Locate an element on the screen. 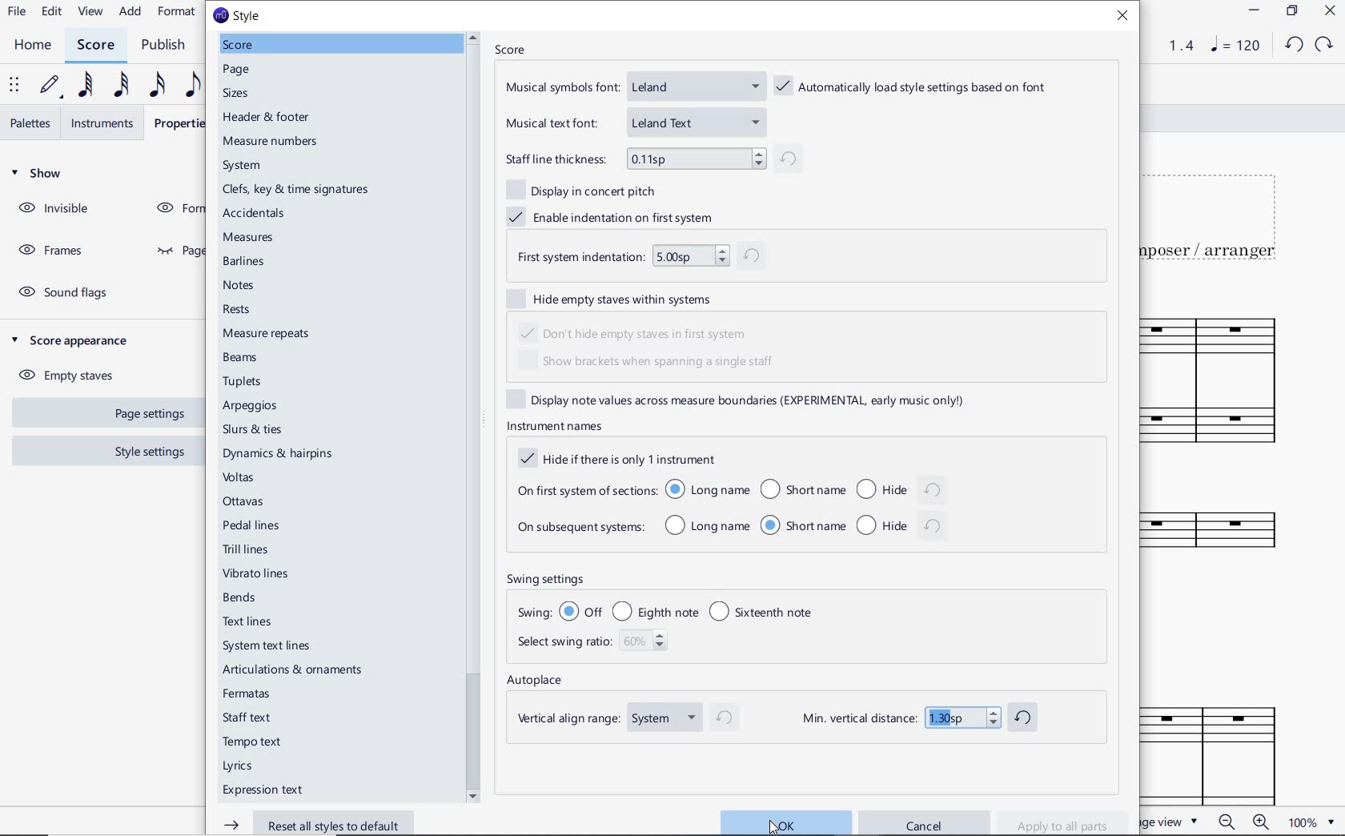  on subsequent systems is located at coordinates (579, 529).